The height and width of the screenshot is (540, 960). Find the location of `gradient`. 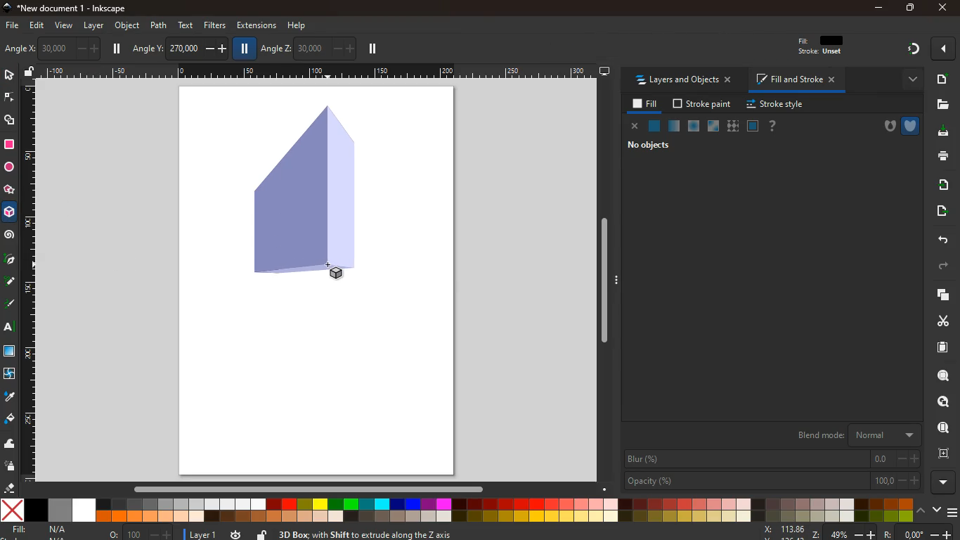

gradient is located at coordinates (914, 49).